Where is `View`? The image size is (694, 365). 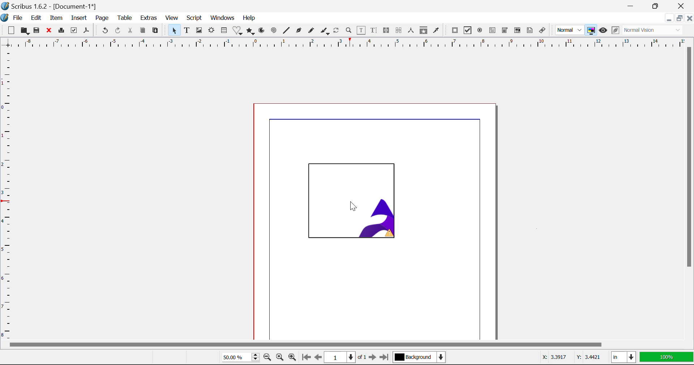
View is located at coordinates (171, 18).